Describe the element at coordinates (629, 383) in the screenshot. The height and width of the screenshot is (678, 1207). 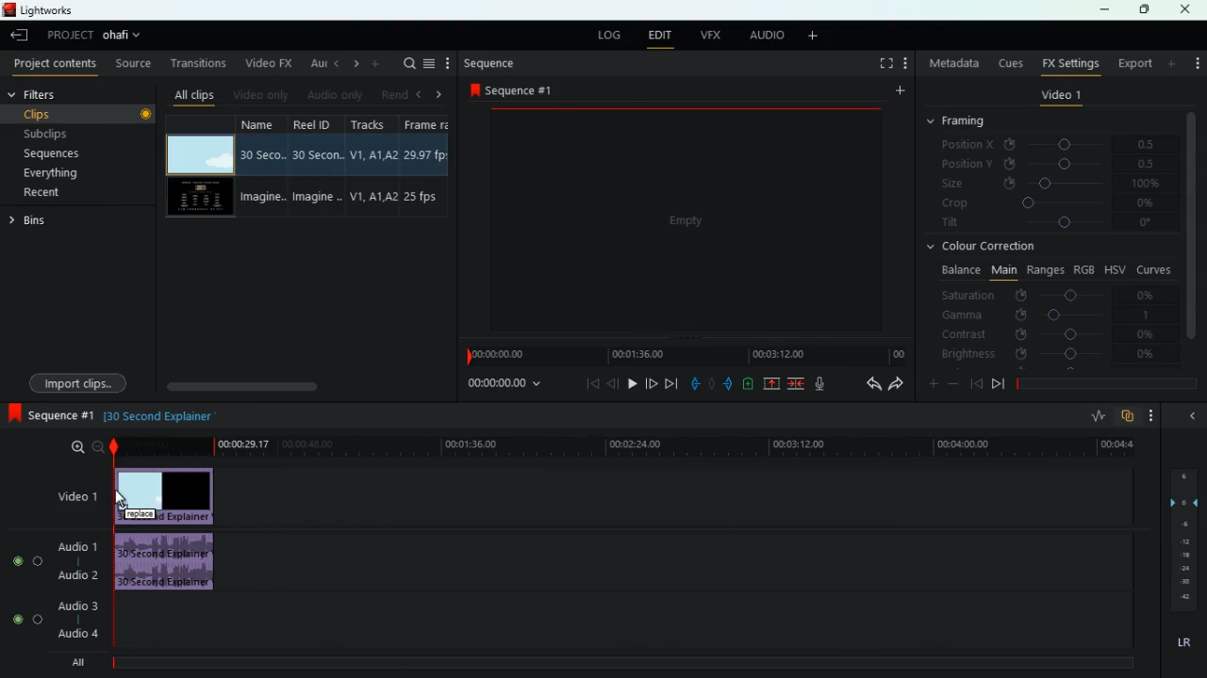
I see `play` at that location.